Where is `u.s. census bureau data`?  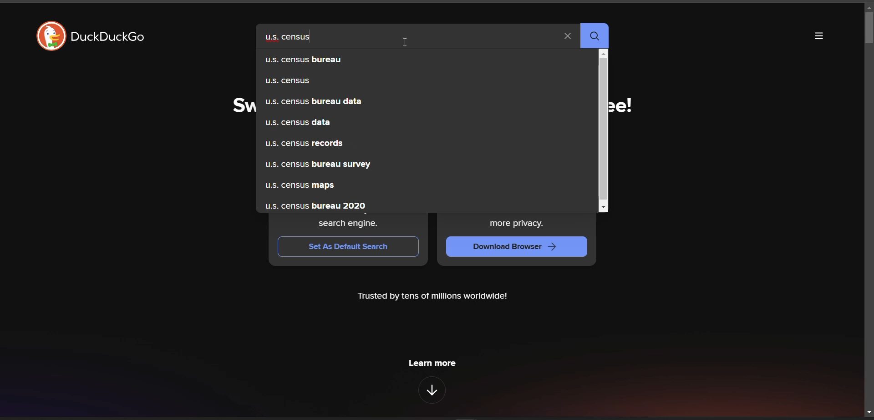
u.s. census bureau data is located at coordinates (422, 102).